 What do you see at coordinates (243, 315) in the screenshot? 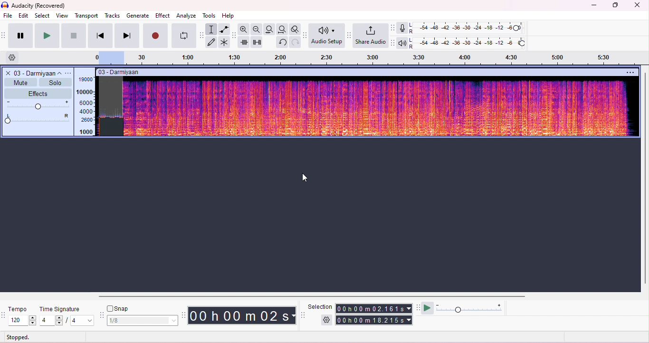
I see `audacity time` at bounding box center [243, 315].